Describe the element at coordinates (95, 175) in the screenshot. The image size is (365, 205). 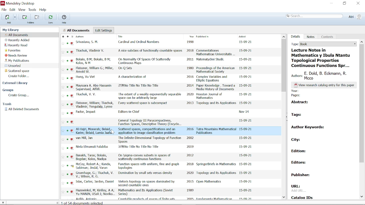
I see `authors` at that location.